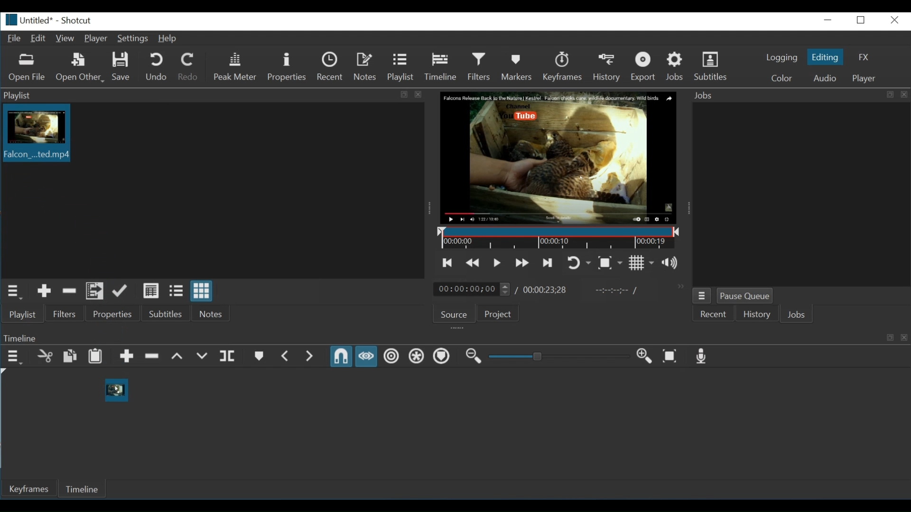  Describe the element at coordinates (754, 316) in the screenshot. I see `History` at that location.